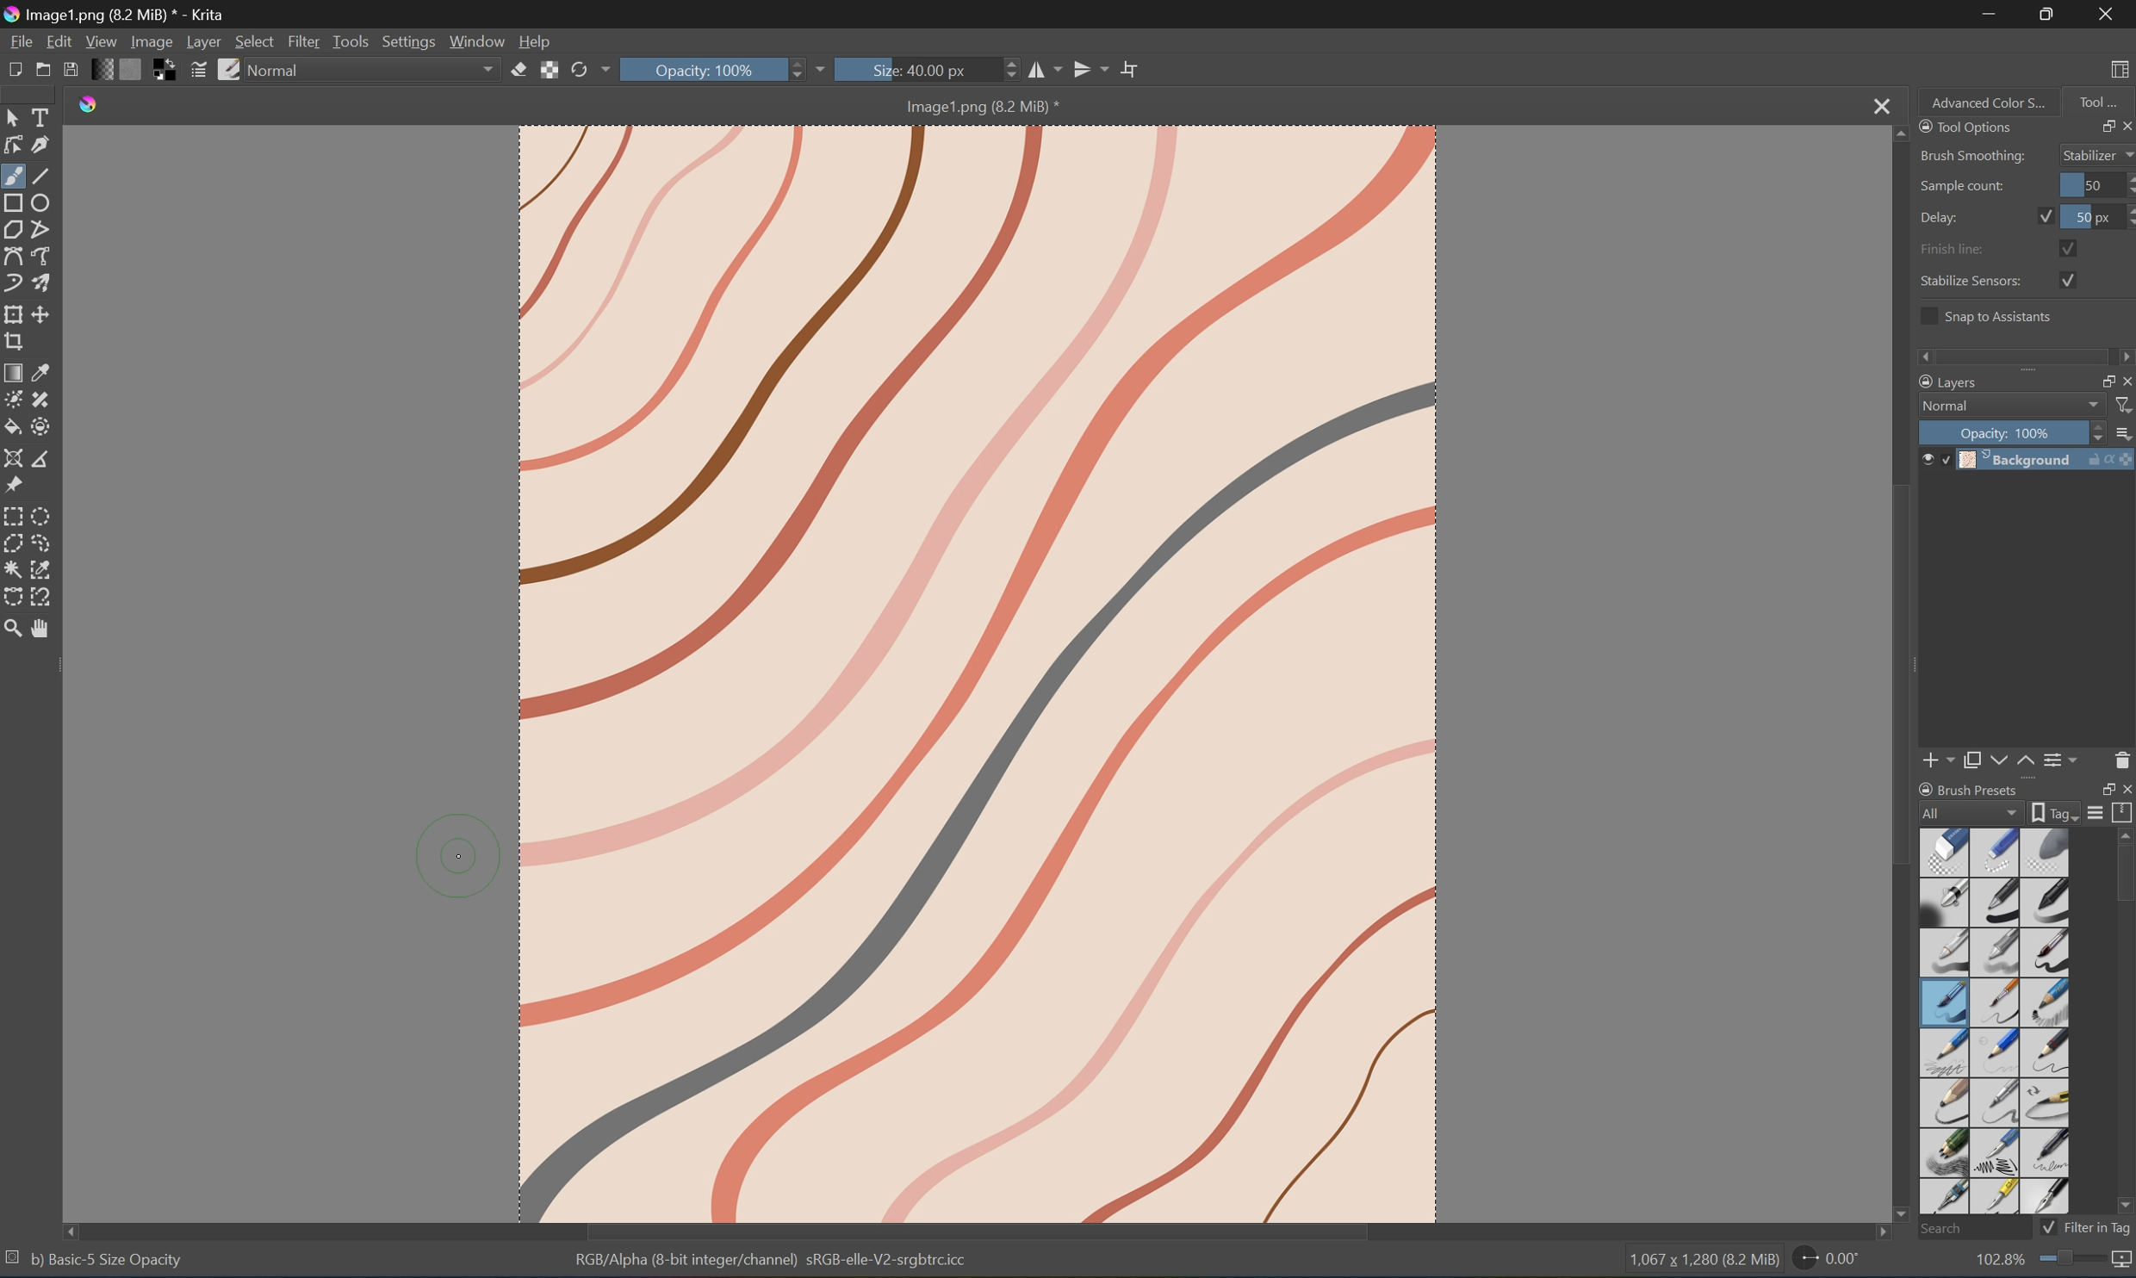 The width and height of the screenshot is (2136, 1278). I want to click on Scroll Bar, so click(2122, 877).